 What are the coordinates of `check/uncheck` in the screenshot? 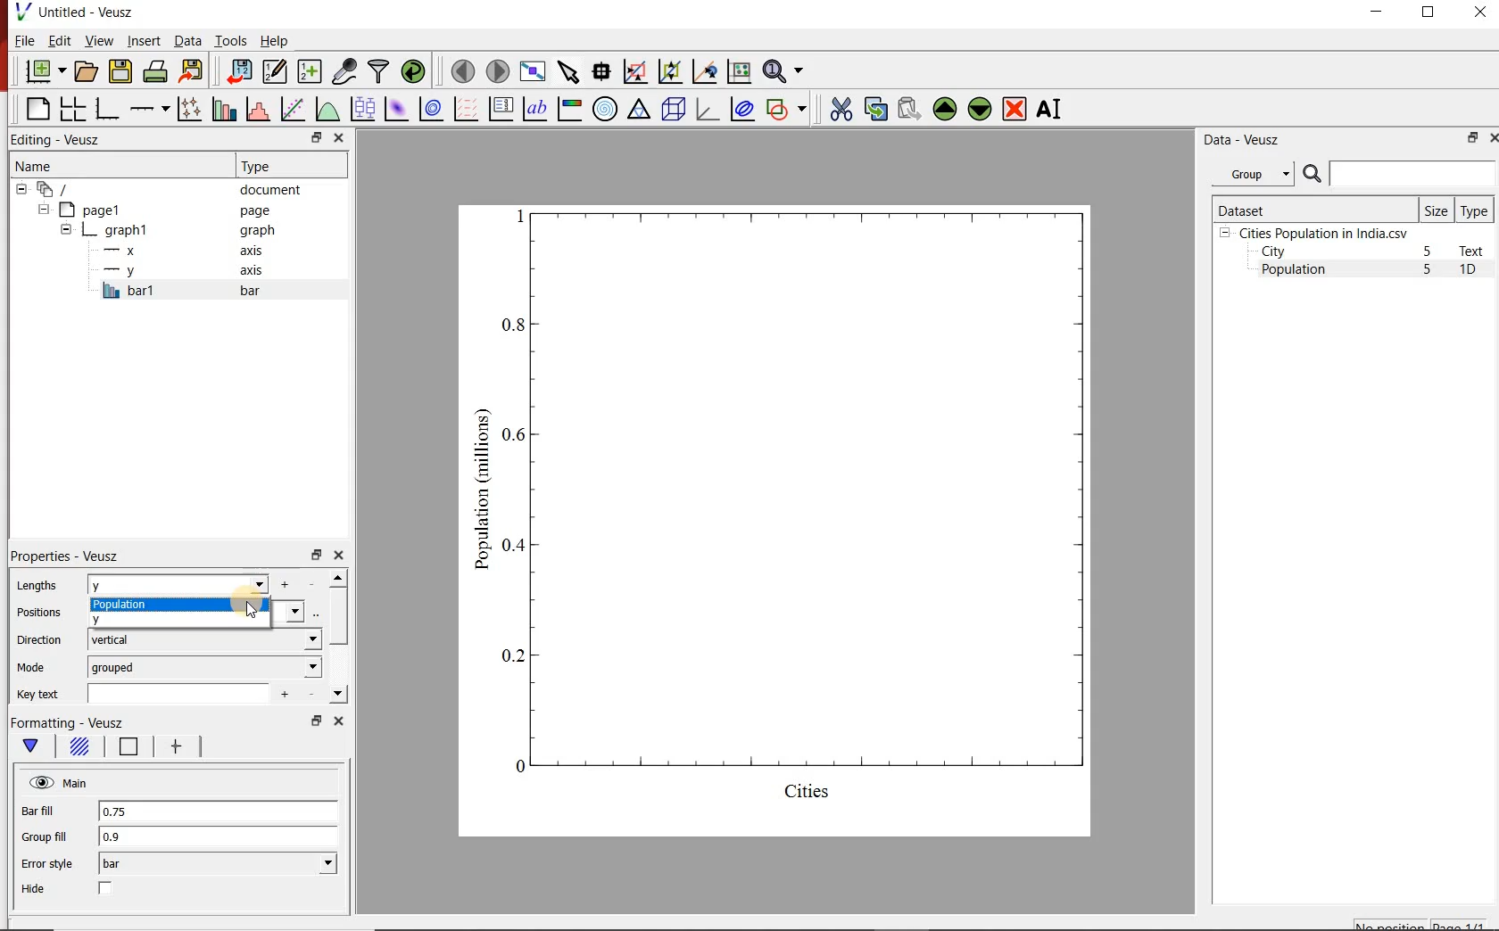 It's located at (106, 890).